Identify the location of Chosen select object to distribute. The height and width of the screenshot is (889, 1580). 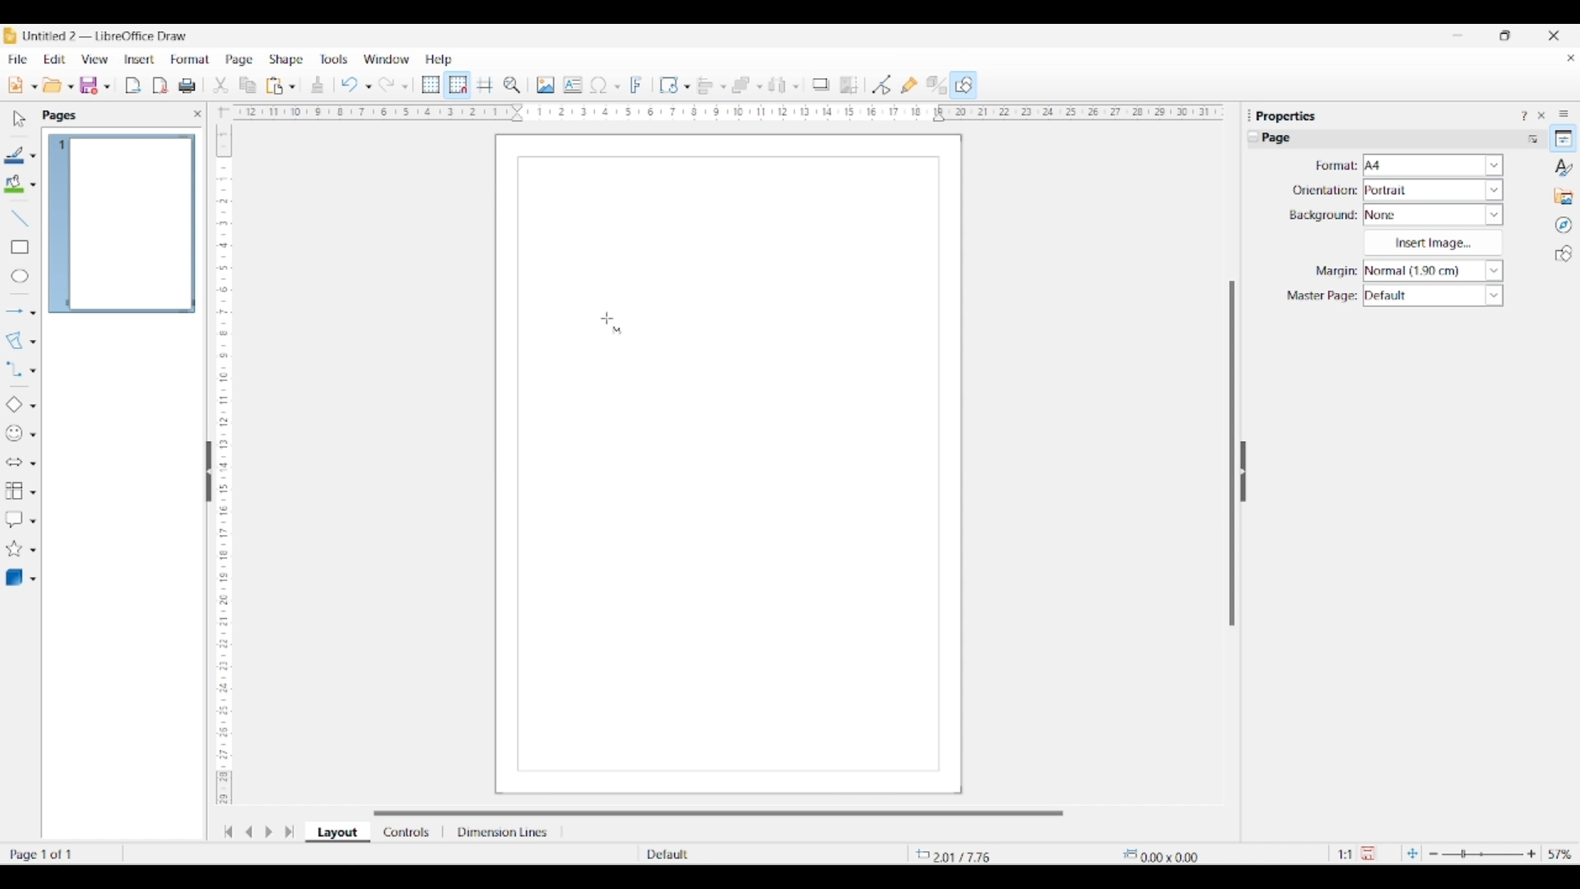
(778, 85).